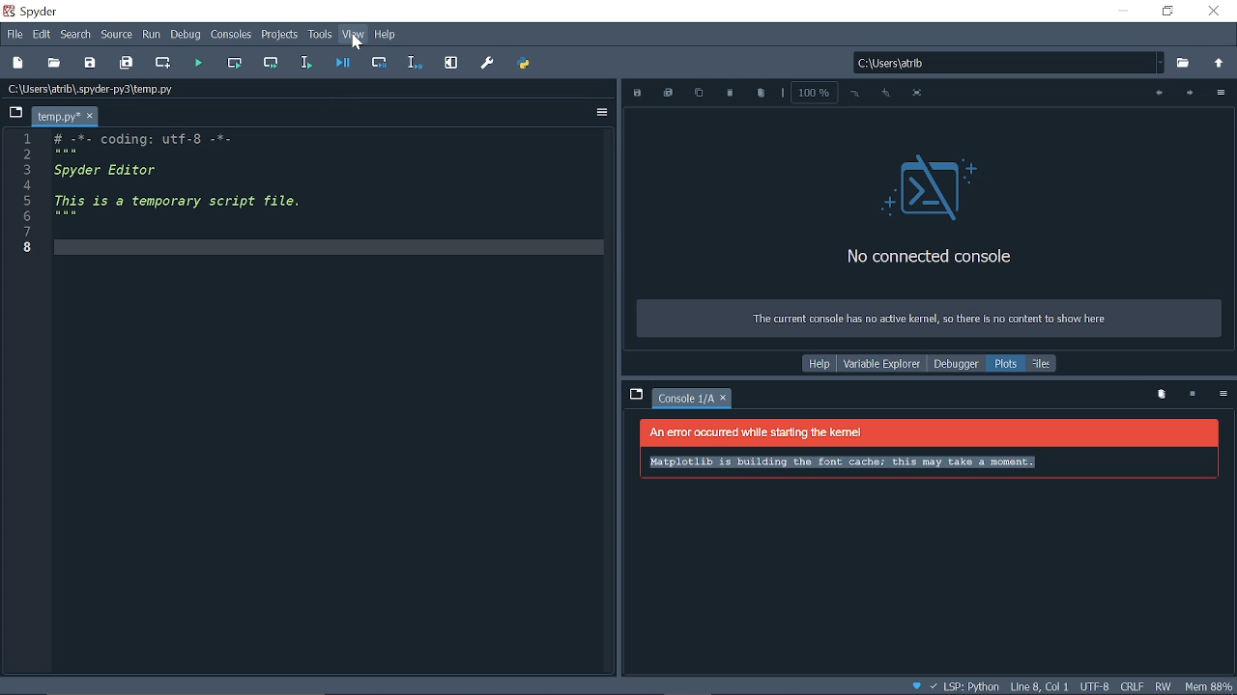  What do you see at coordinates (386, 35) in the screenshot?
I see `Help` at bounding box center [386, 35].